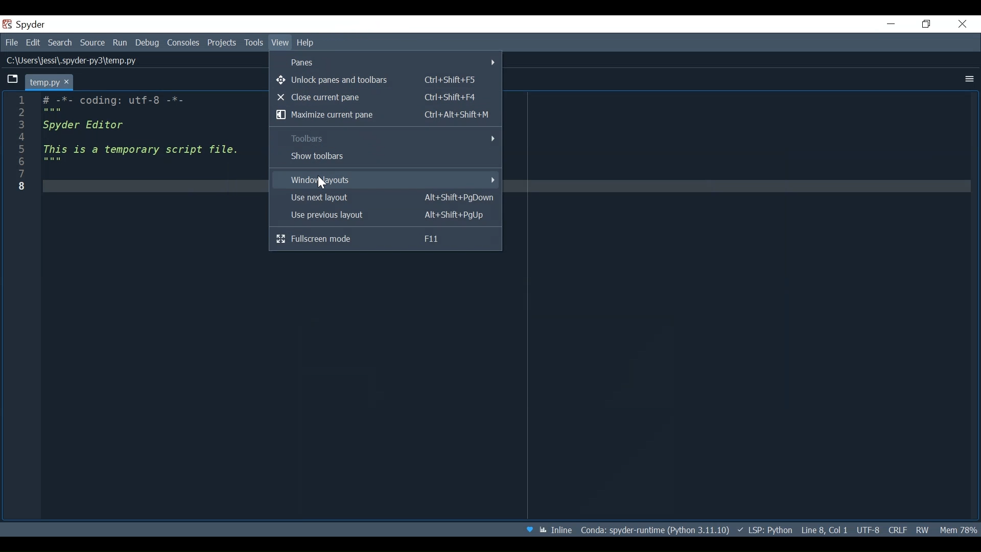  Describe the element at coordinates (966, 79) in the screenshot. I see `More Options` at that location.